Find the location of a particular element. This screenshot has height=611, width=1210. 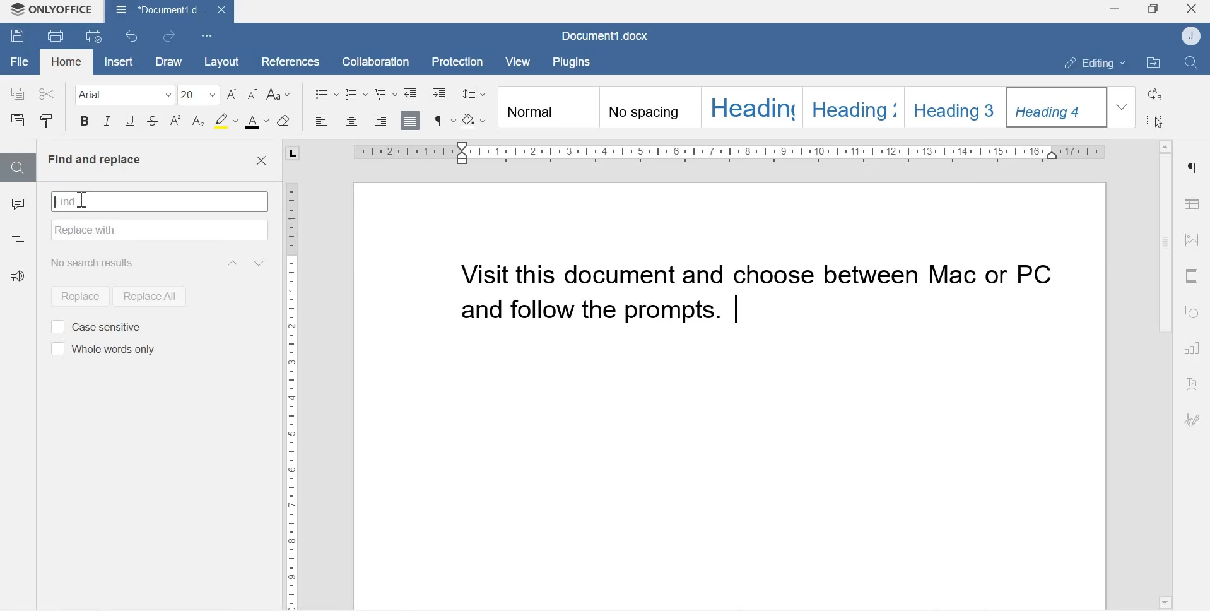

Maximize is located at coordinates (1153, 10).